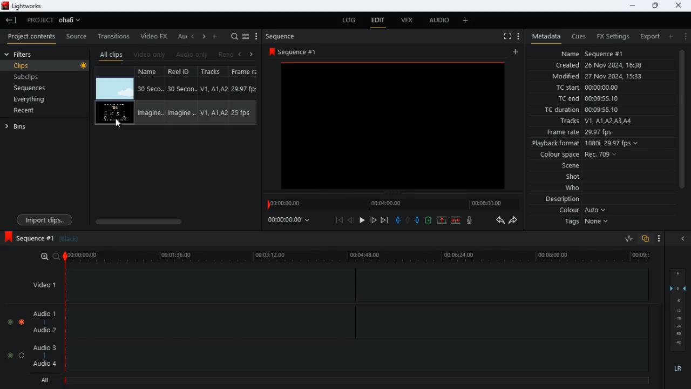  I want to click on audio 3, so click(45, 348).